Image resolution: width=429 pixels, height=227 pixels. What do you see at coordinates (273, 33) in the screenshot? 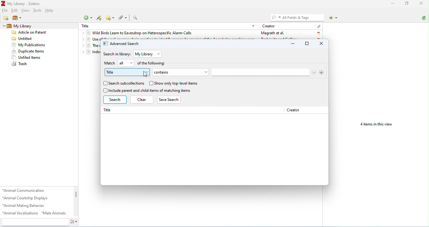
I see `Magrath et al.` at bounding box center [273, 33].